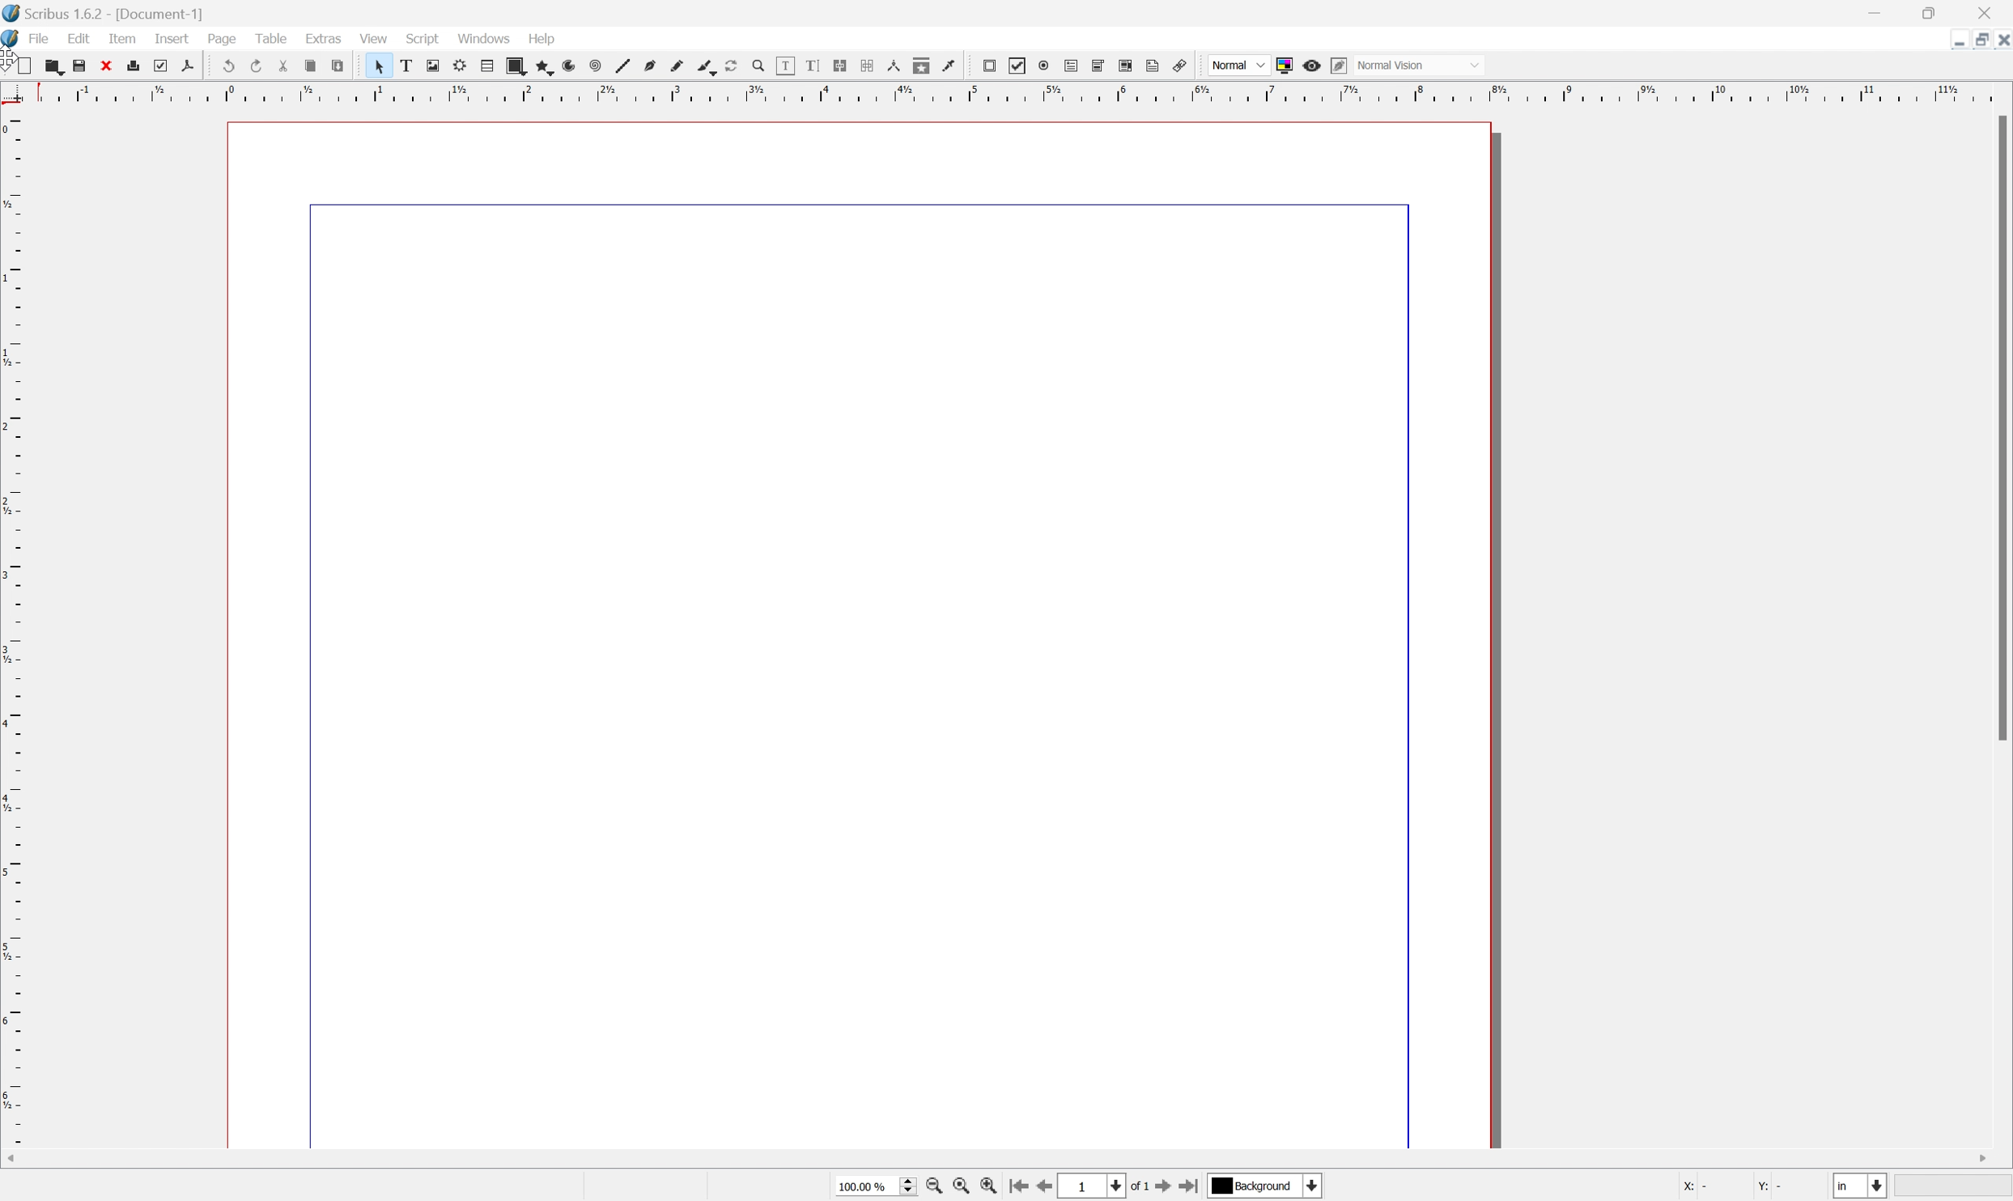 This screenshot has width=2013, height=1201. What do you see at coordinates (702, 64) in the screenshot?
I see `calligraphy line` at bounding box center [702, 64].